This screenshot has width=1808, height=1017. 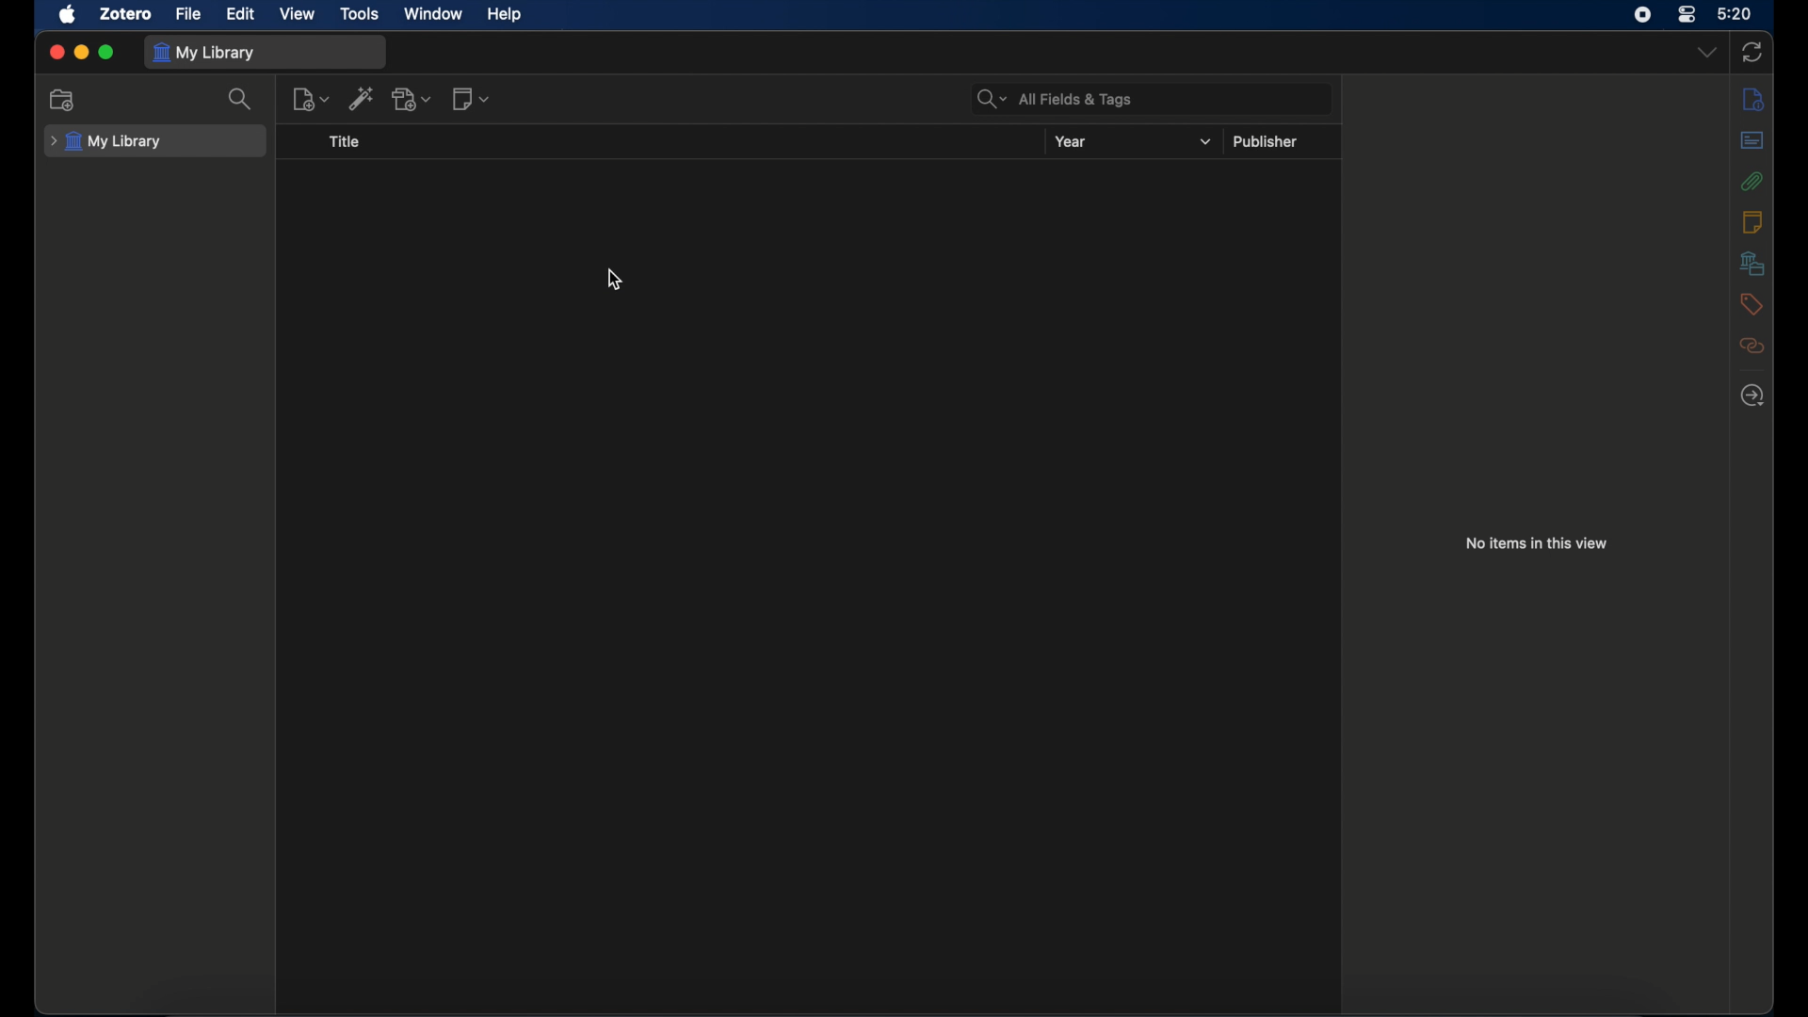 I want to click on time, so click(x=1735, y=12).